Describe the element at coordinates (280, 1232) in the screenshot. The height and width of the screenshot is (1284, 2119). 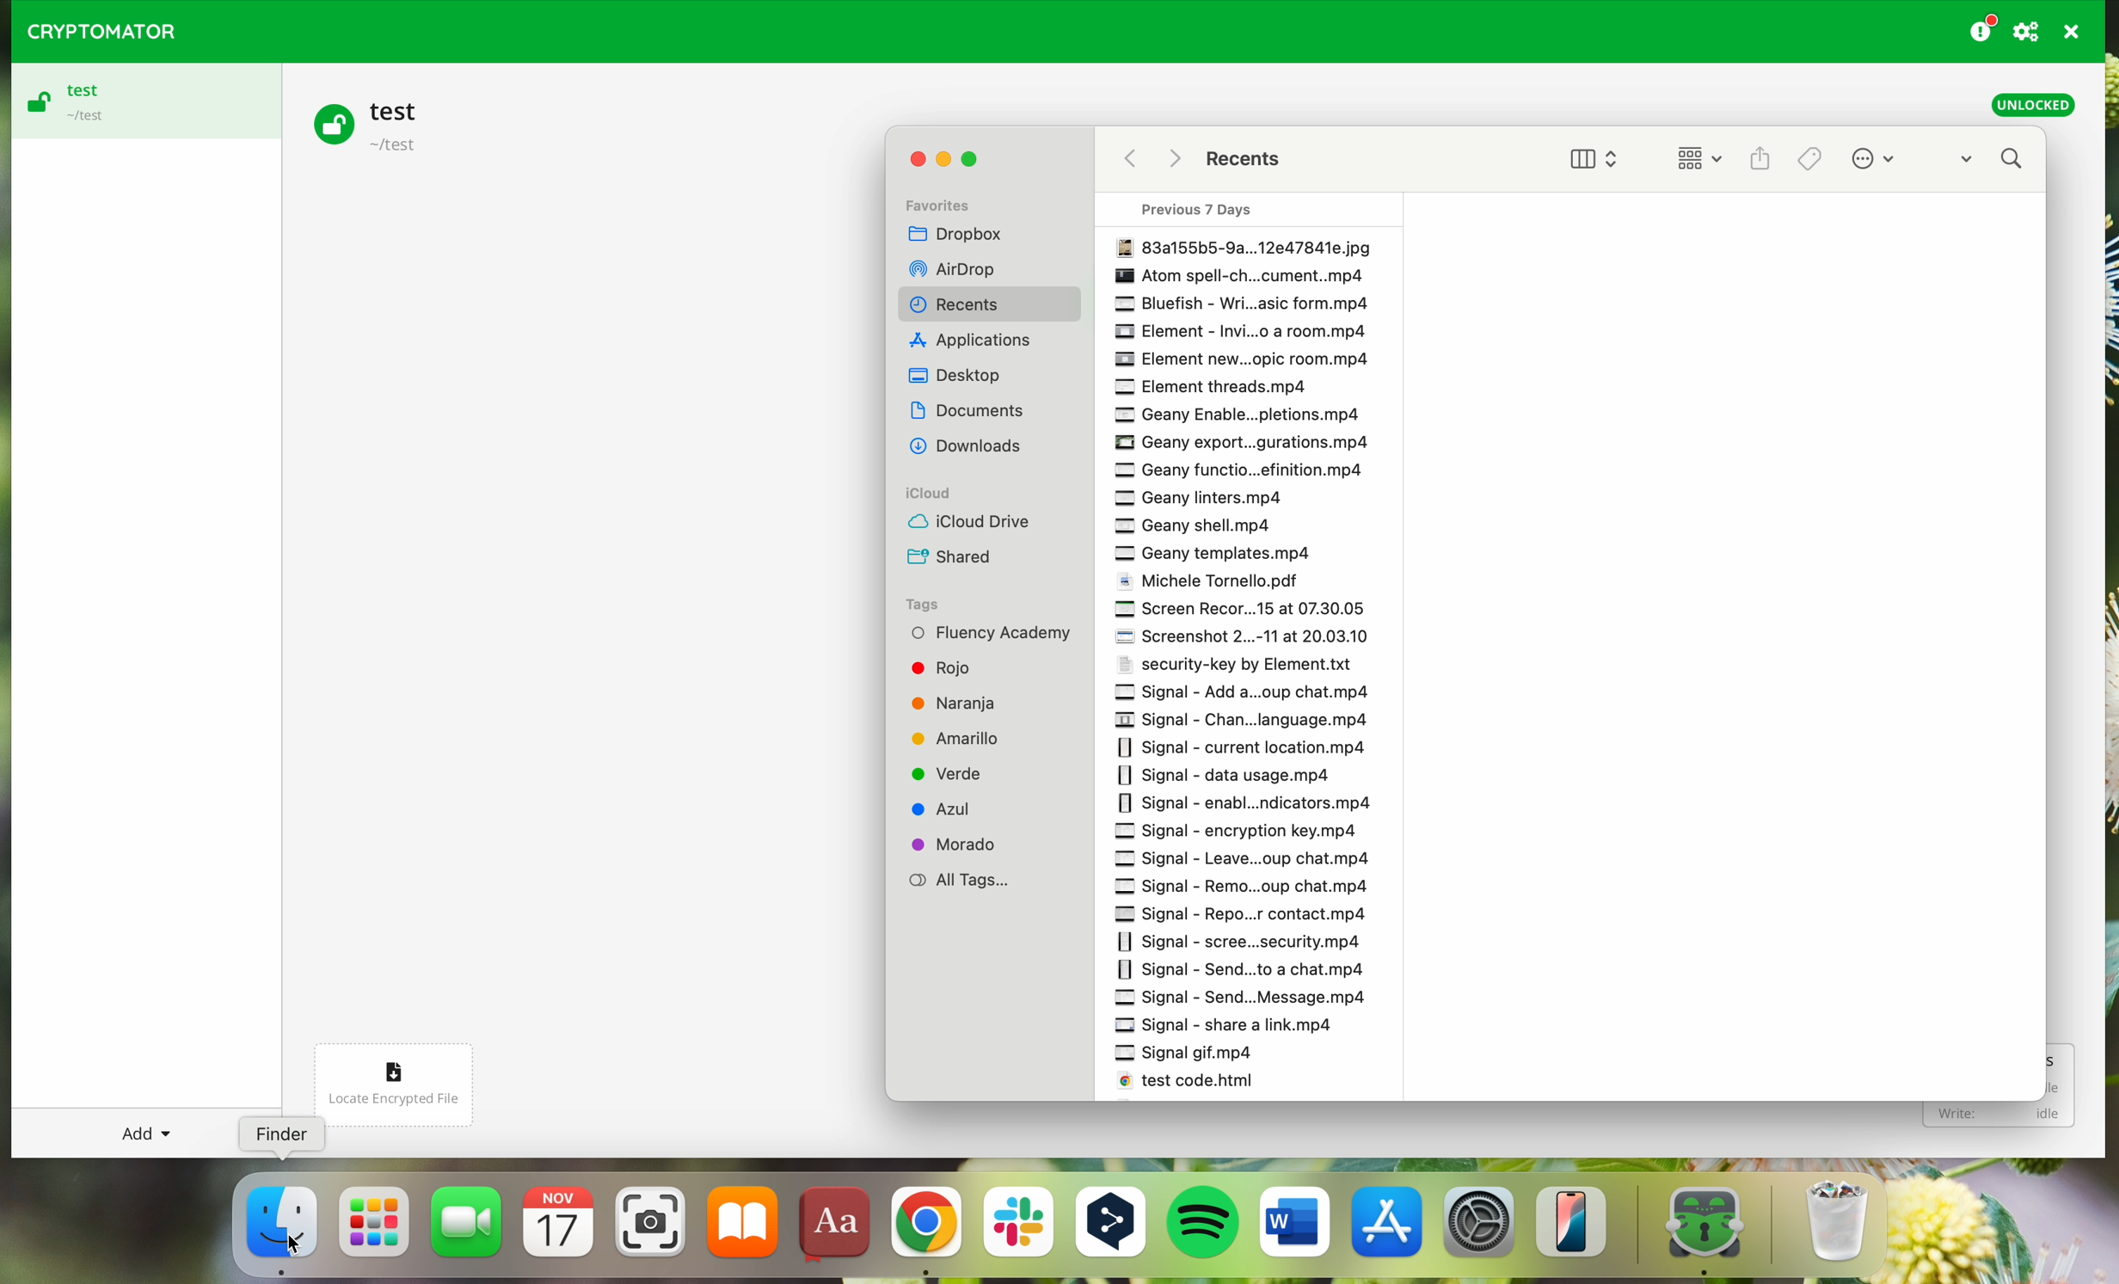
I see `cursor on finder` at that location.